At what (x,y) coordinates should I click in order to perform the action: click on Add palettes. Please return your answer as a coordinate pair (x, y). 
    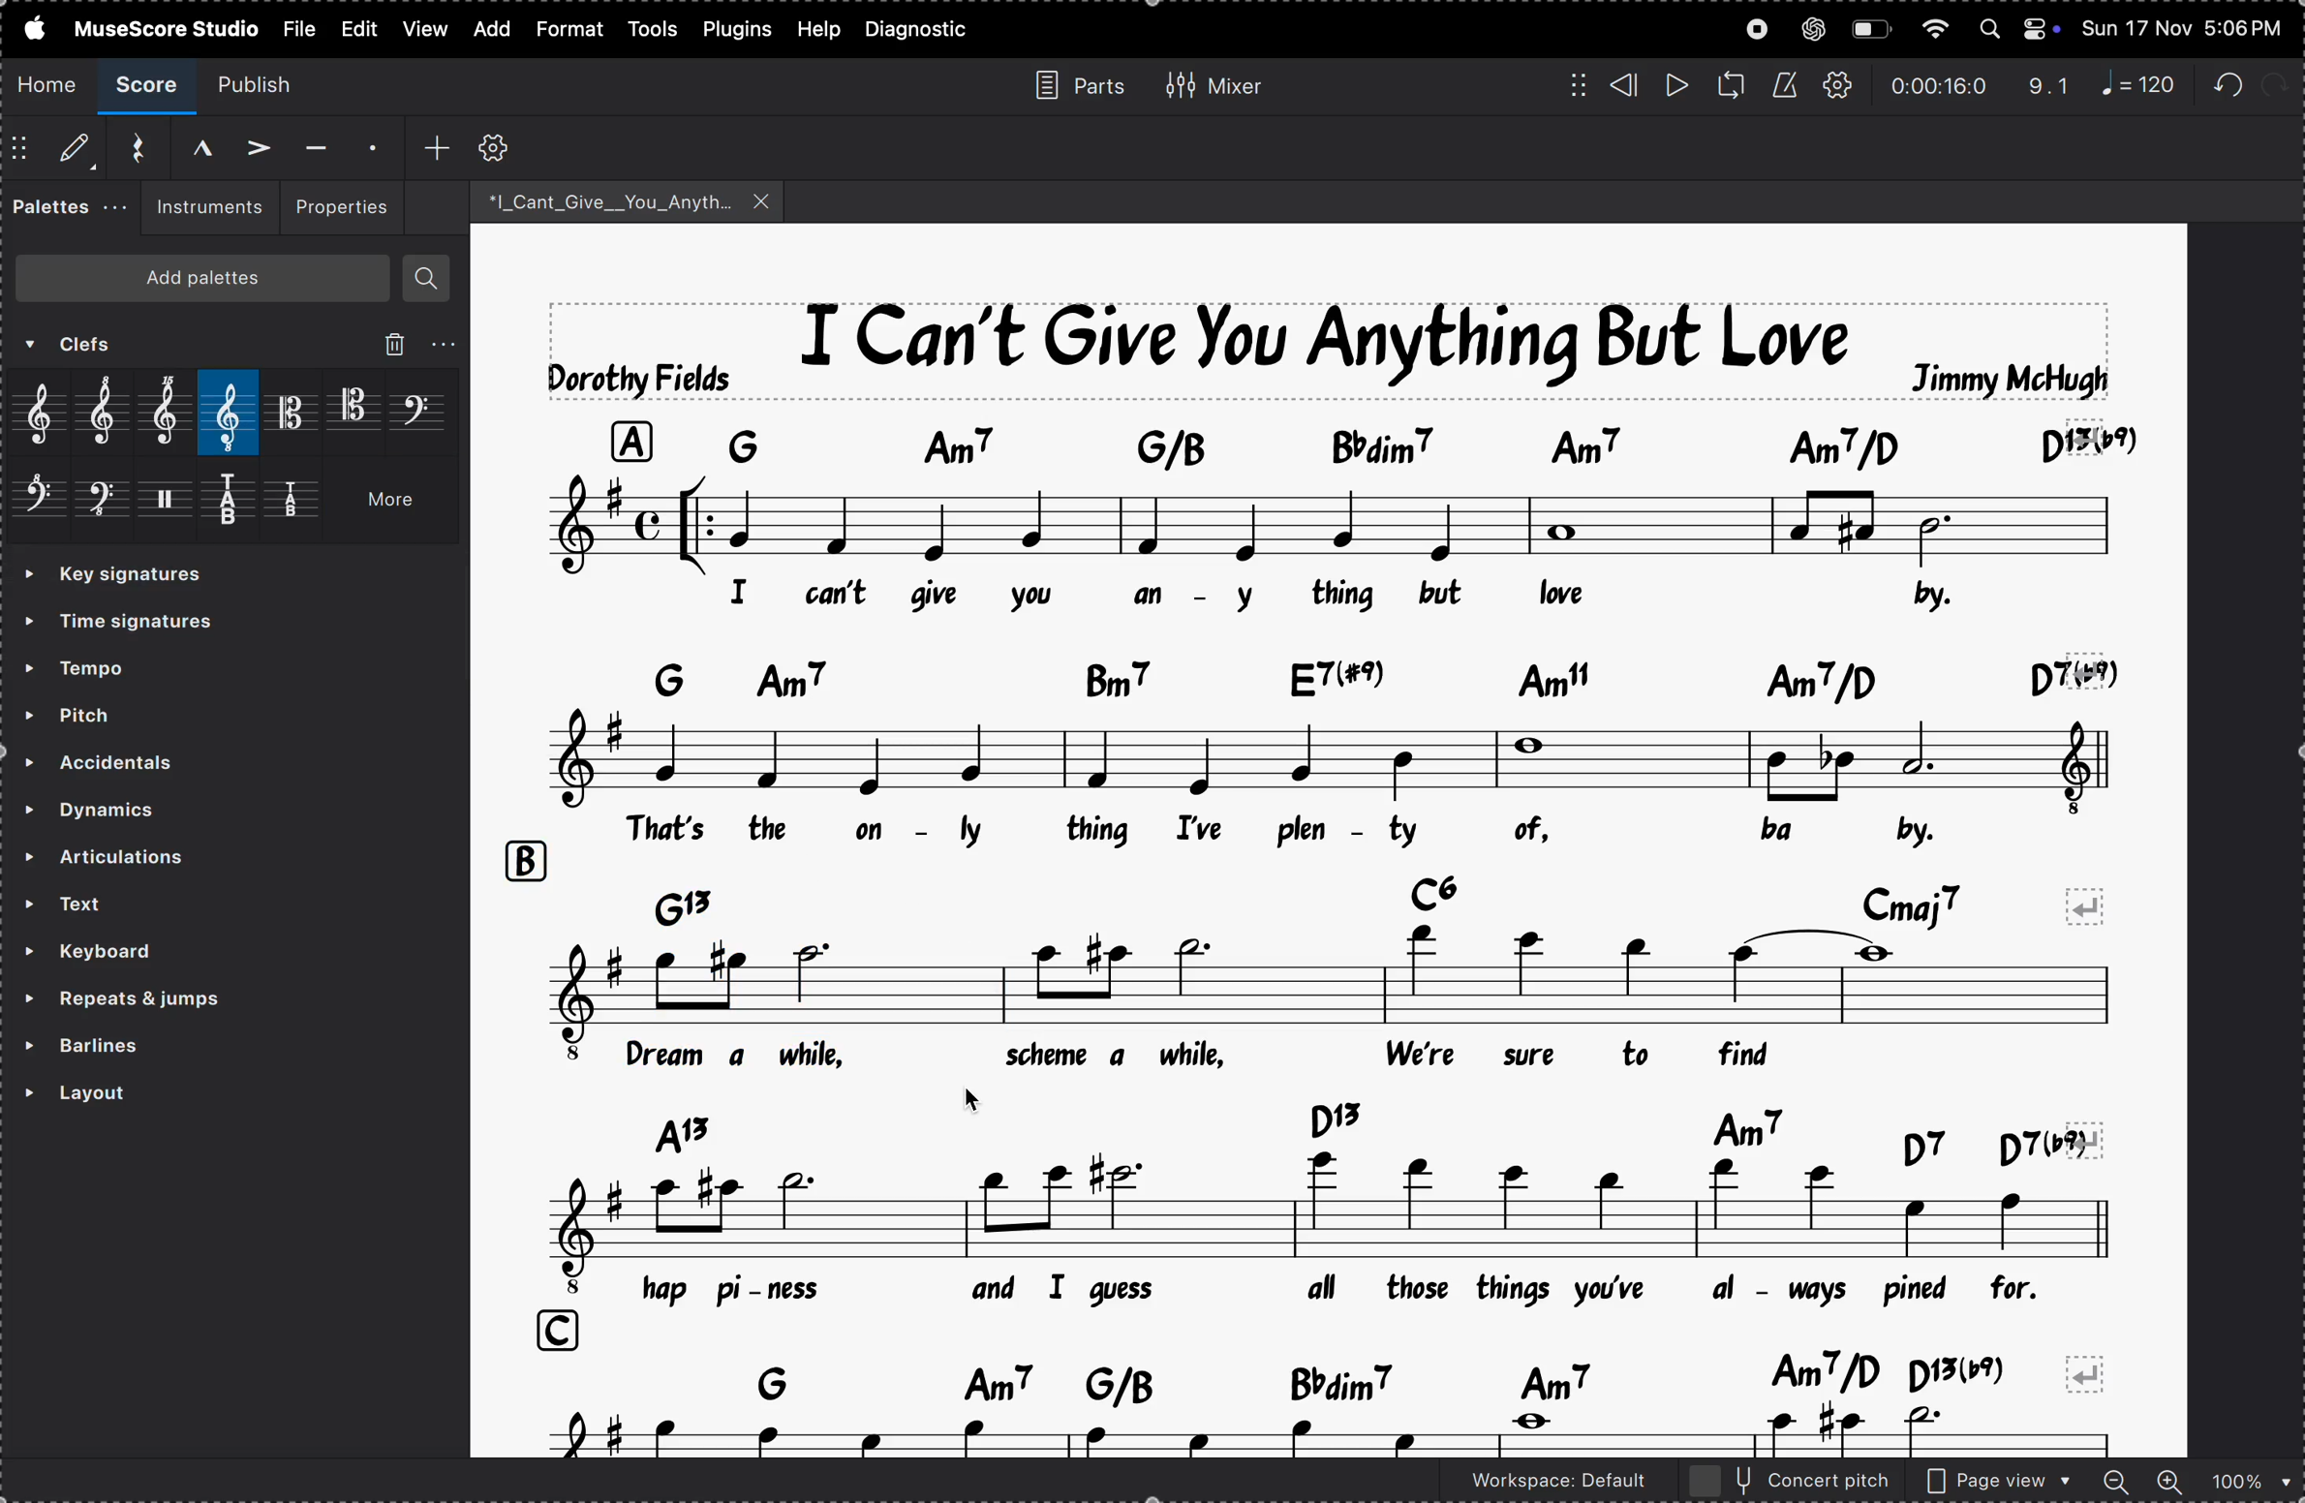
    Looking at the image, I should click on (212, 283).